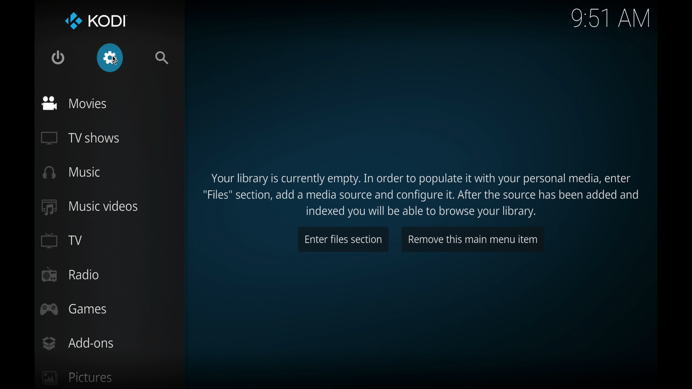 Image resolution: width=692 pixels, height=389 pixels. What do you see at coordinates (423, 196) in the screenshot?
I see `info` at bounding box center [423, 196].